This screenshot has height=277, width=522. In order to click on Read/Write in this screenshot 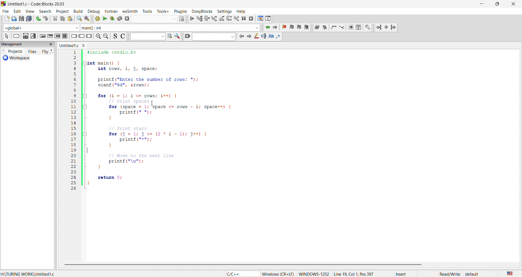, I will do `click(450, 273)`.